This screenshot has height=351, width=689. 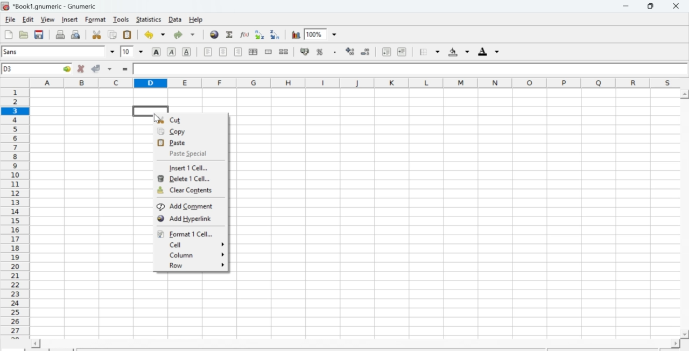 What do you see at coordinates (253, 52) in the screenshot?
I see `Center horizontally` at bounding box center [253, 52].